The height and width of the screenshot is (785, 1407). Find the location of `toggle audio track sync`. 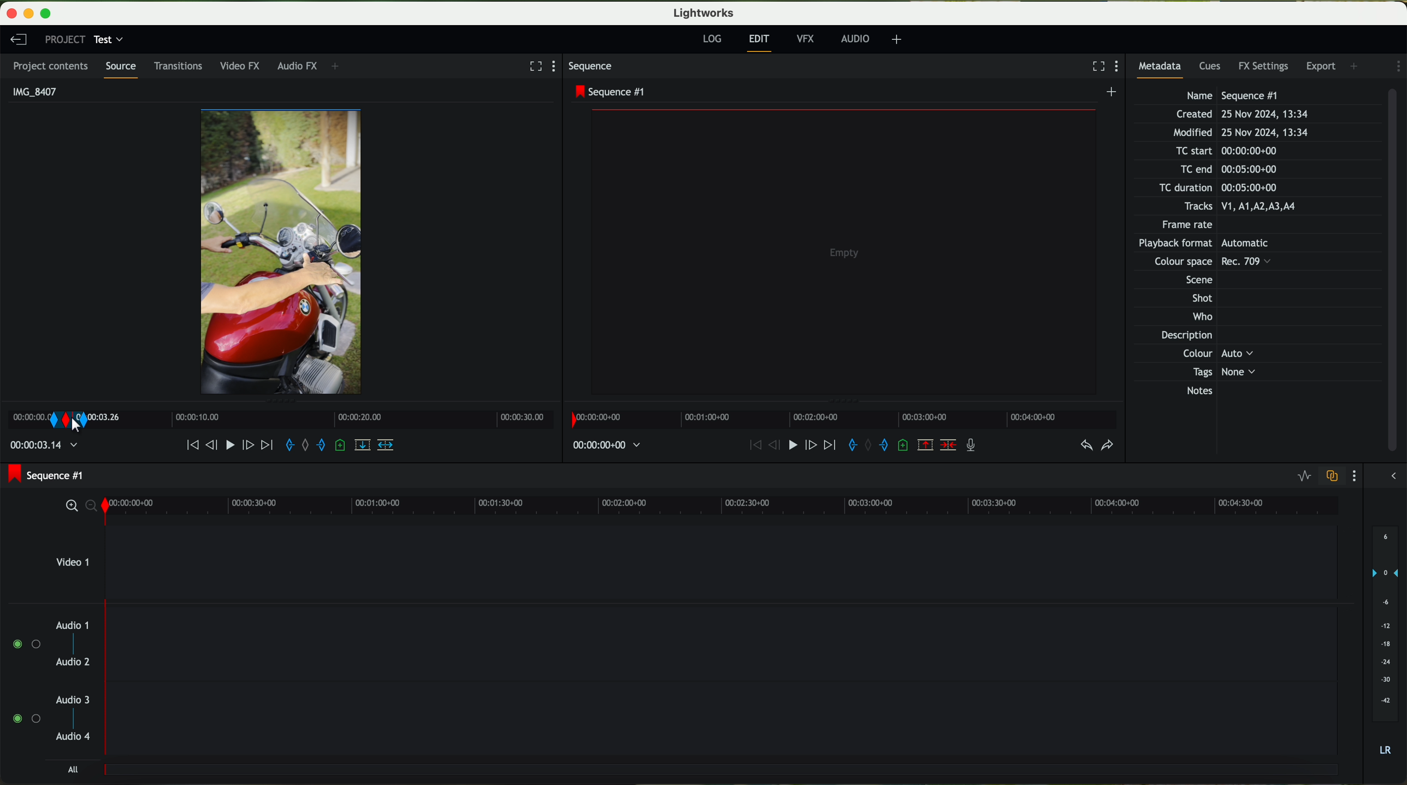

toggle audio track sync is located at coordinates (1334, 476).